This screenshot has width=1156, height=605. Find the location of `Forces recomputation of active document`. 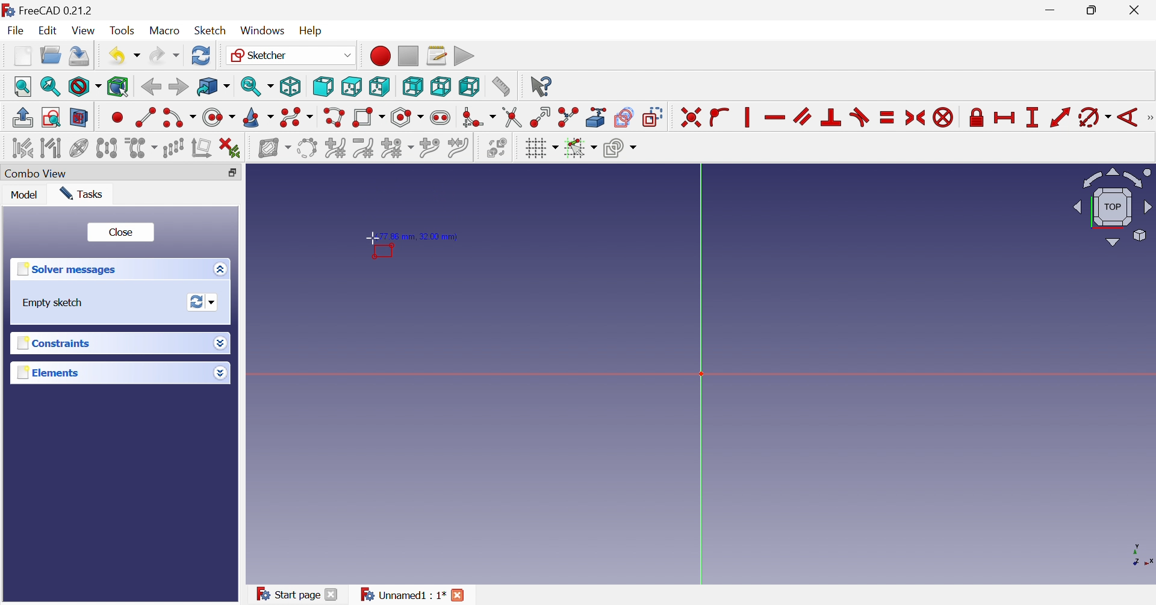

Forces recomputation of active document is located at coordinates (203, 302).